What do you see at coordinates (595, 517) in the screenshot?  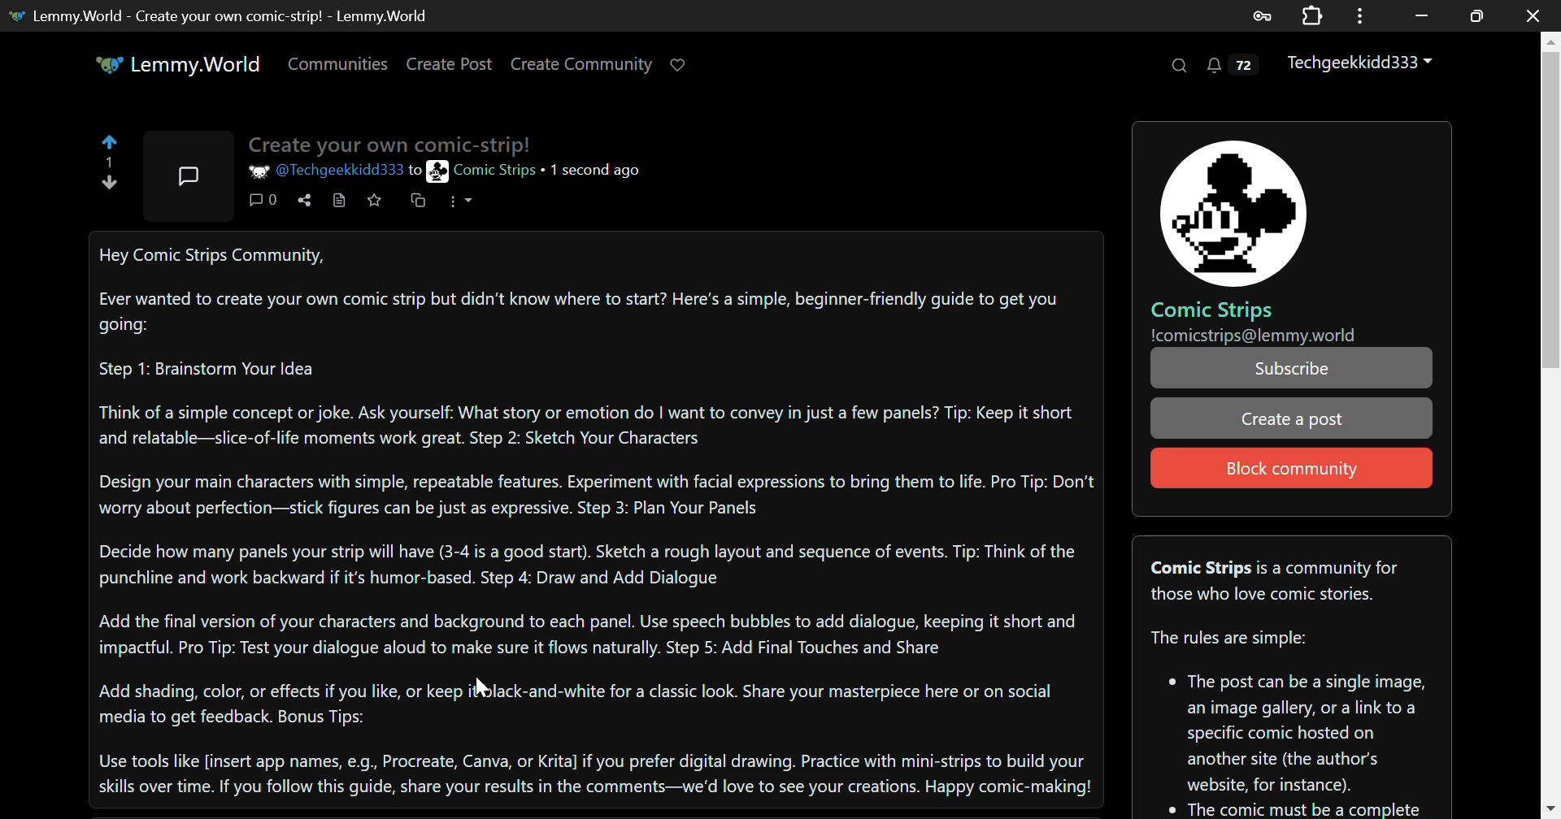 I see `Create your own Comic-strip Instructions` at bounding box center [595, 517].